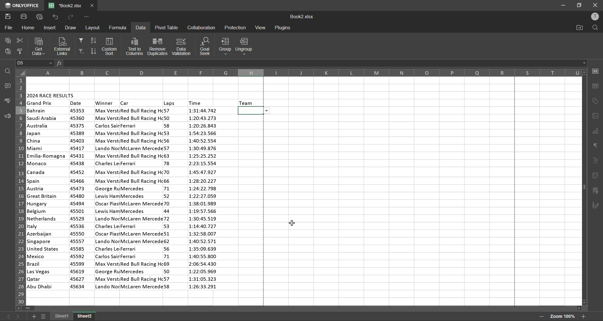  What do you see at coordinates (111, 46) in the screenshot?
I see `custom sort` at bounding box center [111, 46].